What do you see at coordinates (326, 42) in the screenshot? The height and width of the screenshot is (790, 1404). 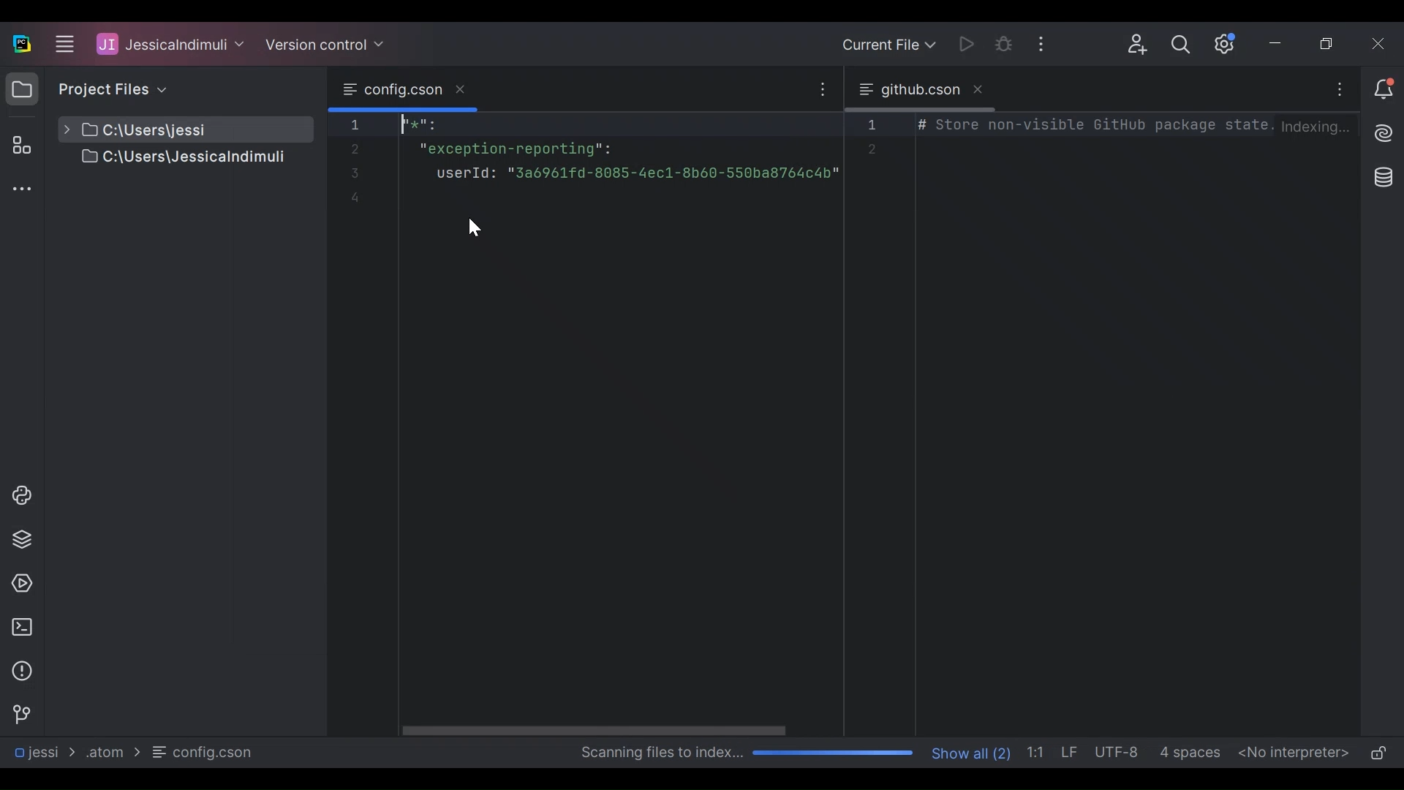 I see `Version Control` at bounding box center [326, 42].